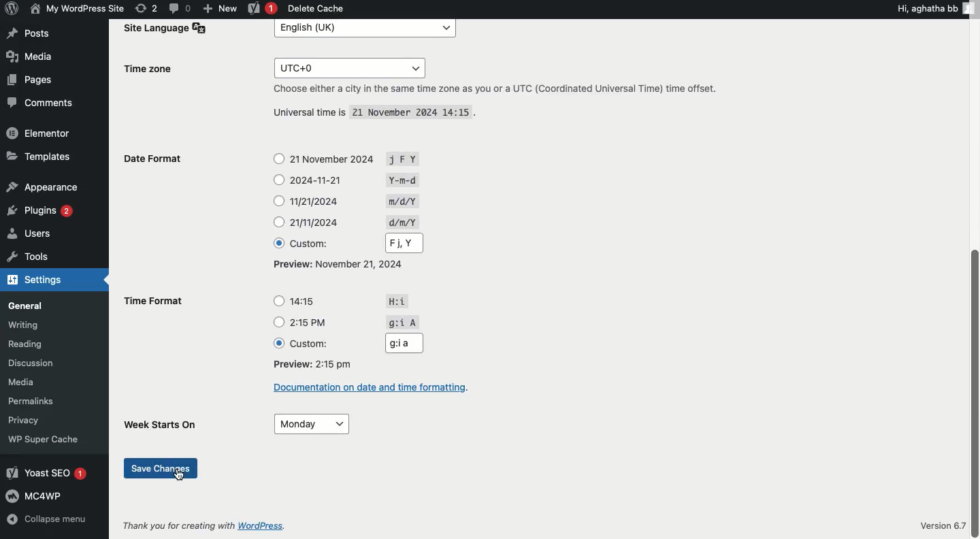 This screenshot has width=980, height=539. I want to click on Custom: g:i a, so click(344, 342).